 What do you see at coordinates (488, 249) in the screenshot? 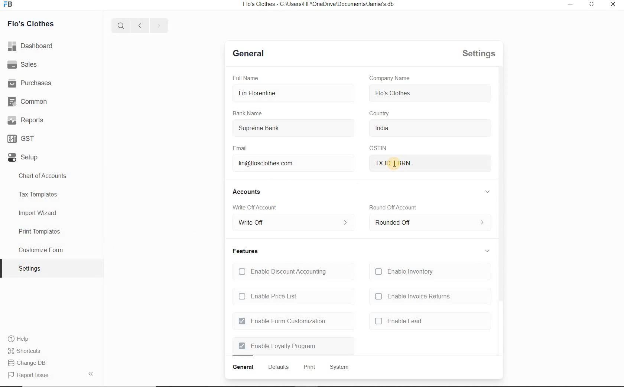
I see `collapse` at bounding box center [488, 249].